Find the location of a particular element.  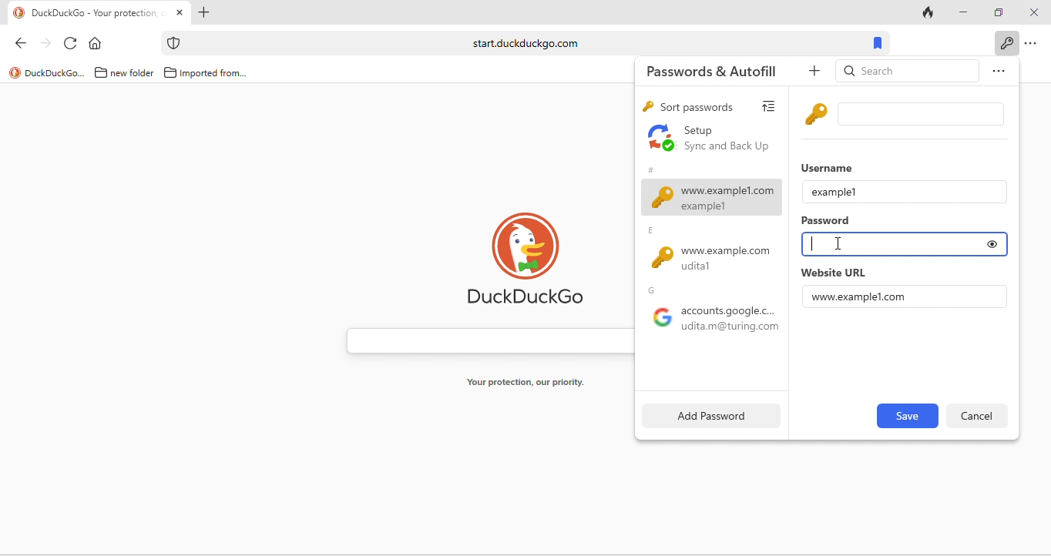

add new tab is located at coordinates (206, 12).